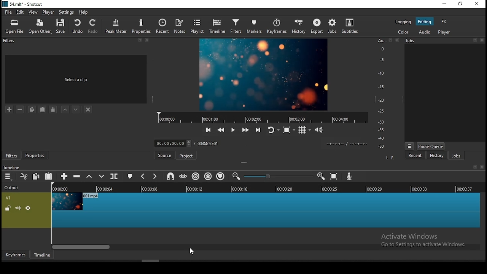 The image size is (487, 274). I want to click on peak meter, so click(116, 26).